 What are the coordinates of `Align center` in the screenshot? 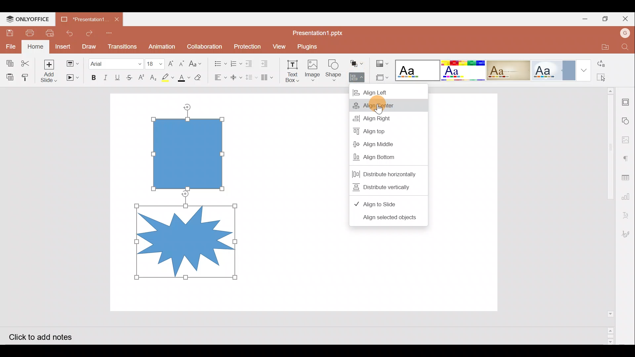 It's located at (388, 103).